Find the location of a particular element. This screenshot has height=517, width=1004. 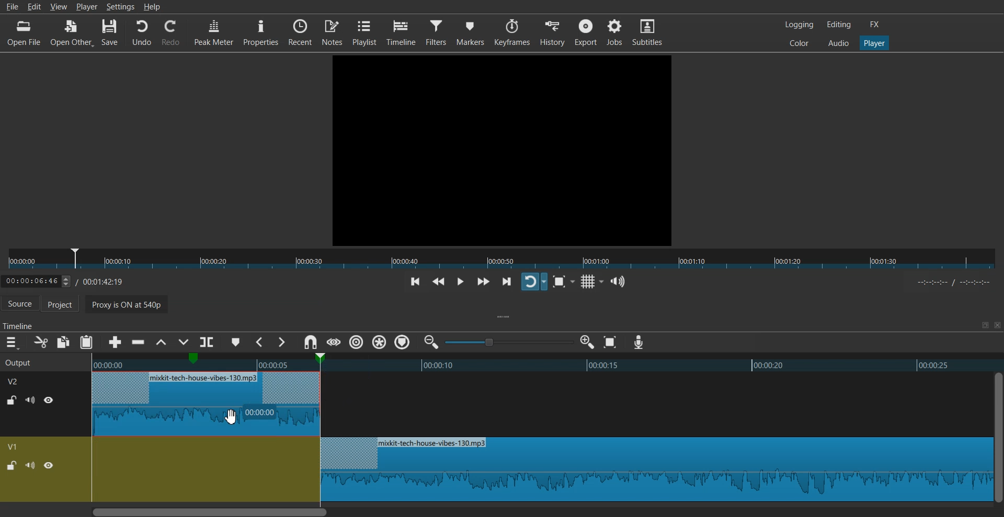

Zoom timeline to Fit is located at coordinates (610, 342).